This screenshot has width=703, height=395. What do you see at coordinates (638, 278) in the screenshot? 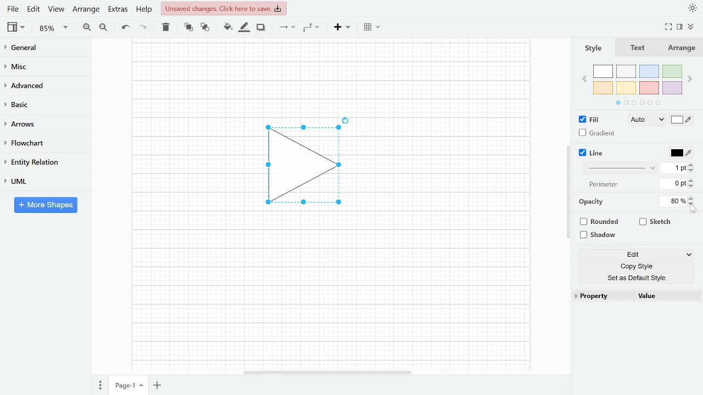
I see `Set as default style` at bounding box center [638, 278].